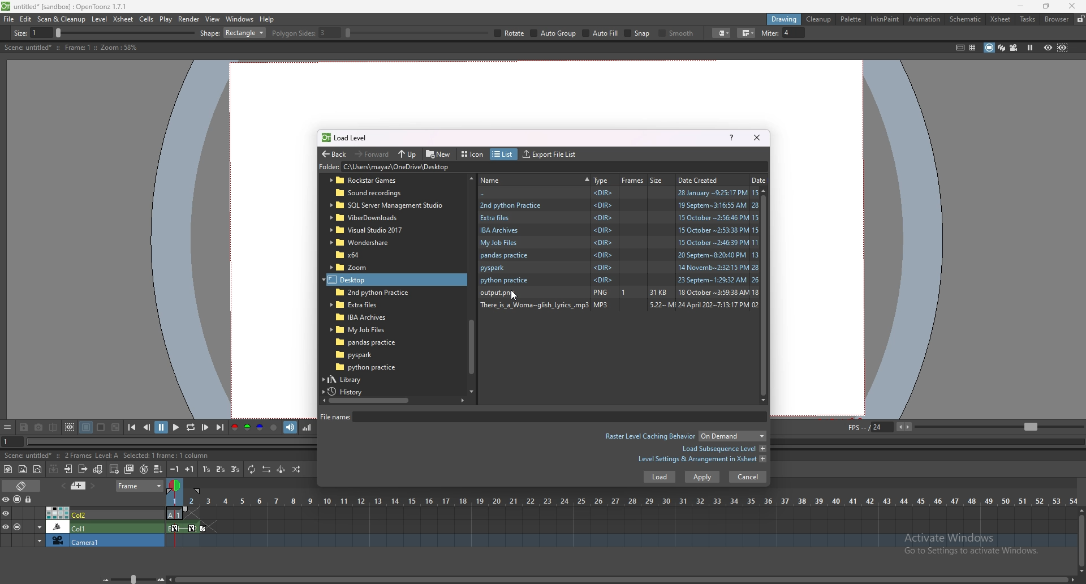 The height and width of the screenshot is (584, 1086). I want to click on view, so click(213, 19).